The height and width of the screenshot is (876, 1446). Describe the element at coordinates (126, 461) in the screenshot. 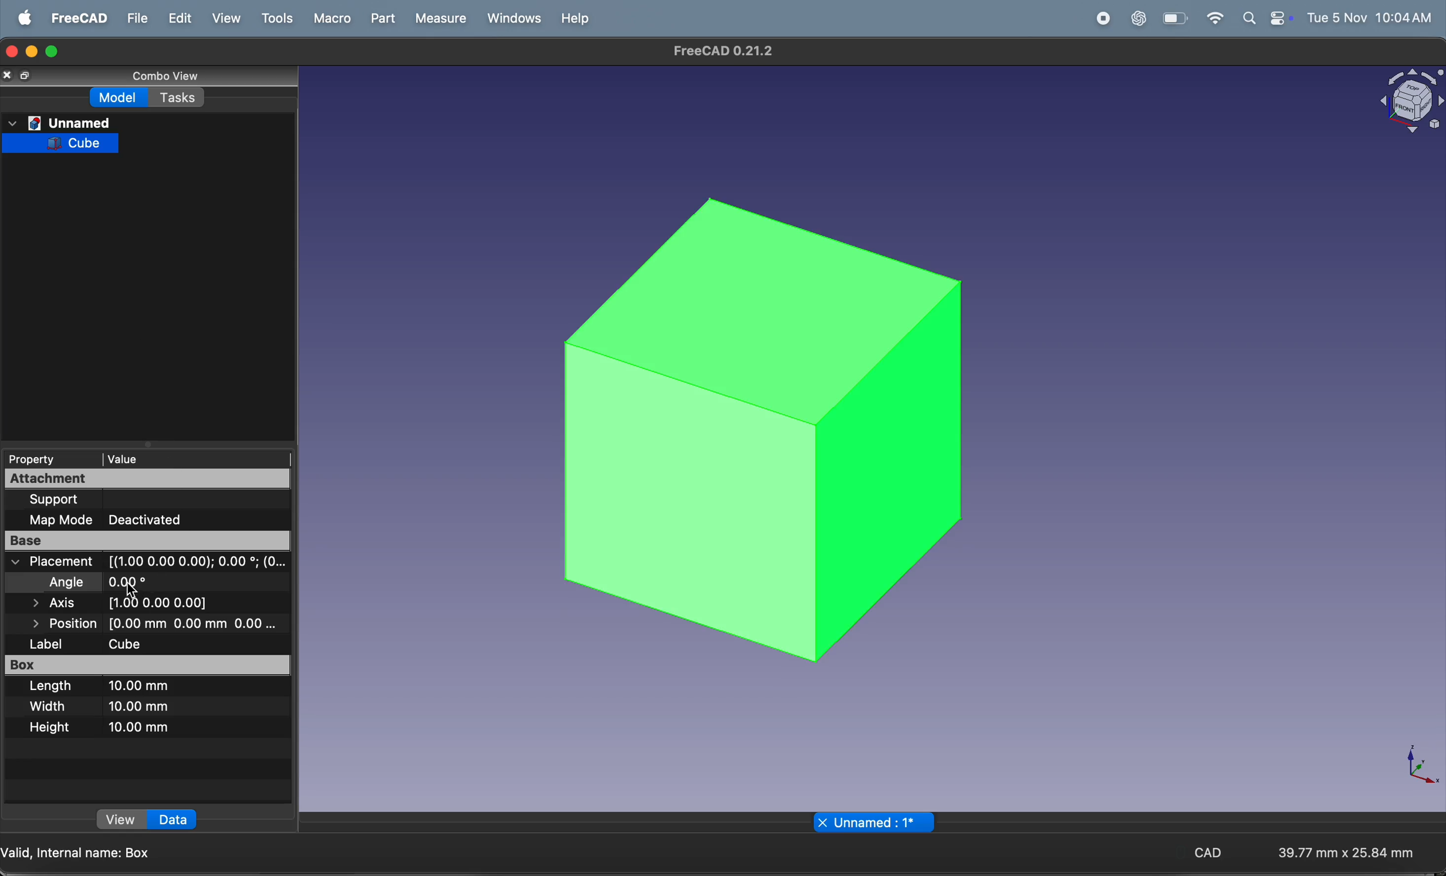

I see `| Value` at that location.